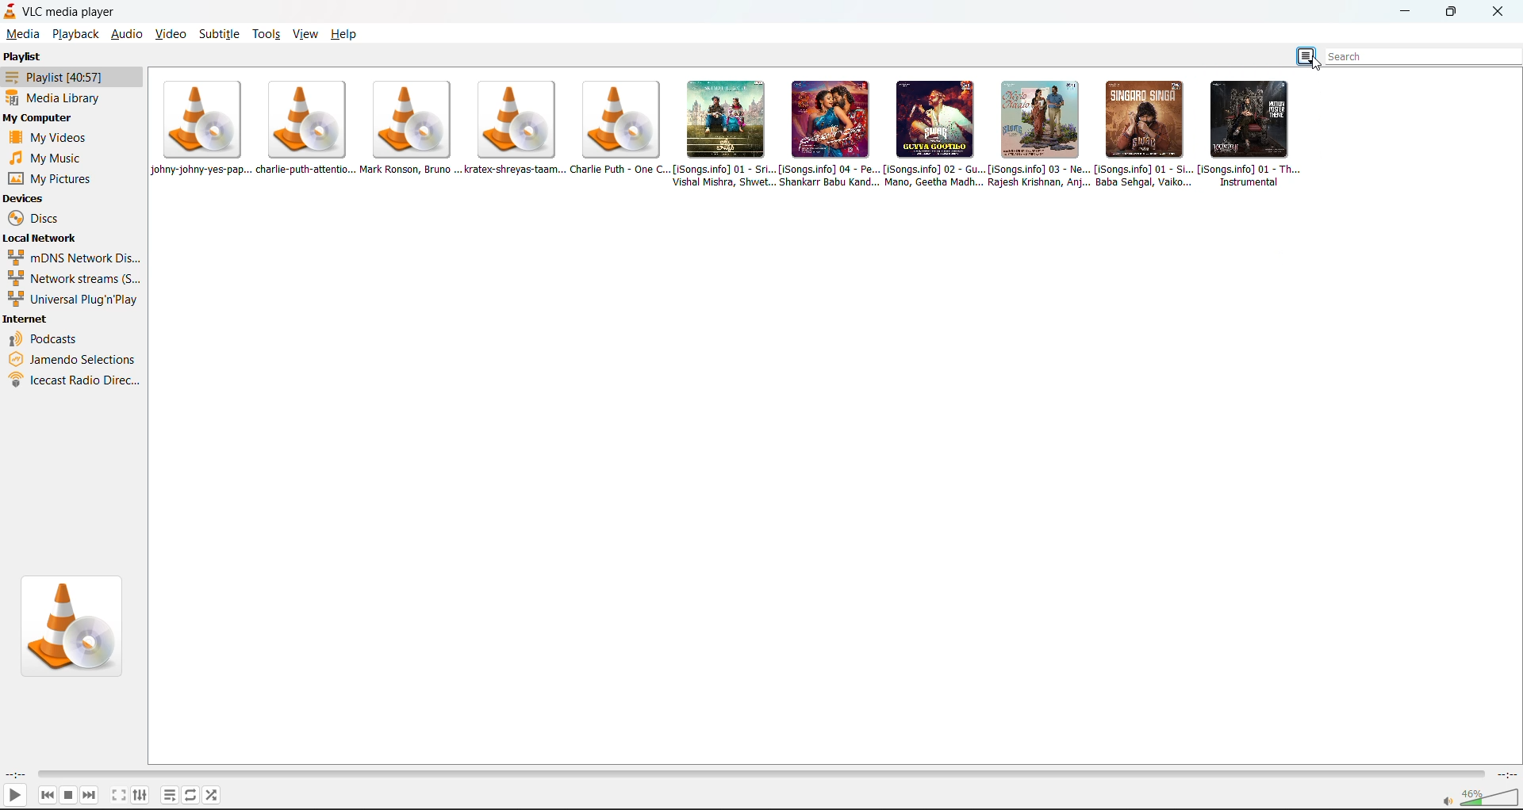 This screenshot has height=810, width=1523. What do you see at coordinates (1308, 55) in the screenshot?
I see `change view` at bounding box center [1308, 55].